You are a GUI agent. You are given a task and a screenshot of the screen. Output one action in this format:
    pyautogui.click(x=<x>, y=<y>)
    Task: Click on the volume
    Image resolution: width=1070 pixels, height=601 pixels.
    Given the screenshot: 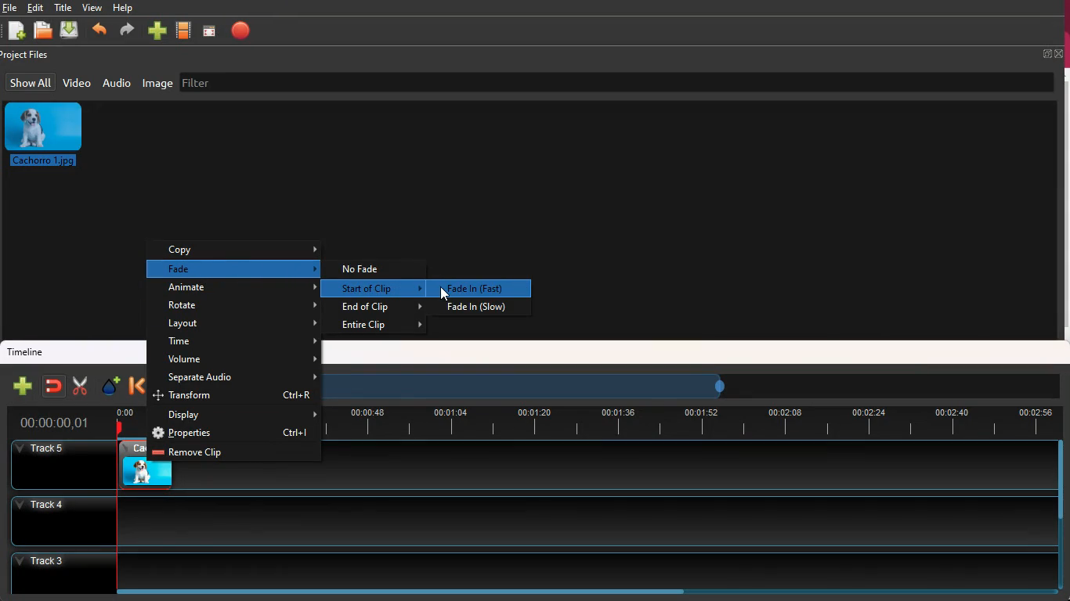 What is the action you would take?
    pyautogui.click(x=240, y=360)
    